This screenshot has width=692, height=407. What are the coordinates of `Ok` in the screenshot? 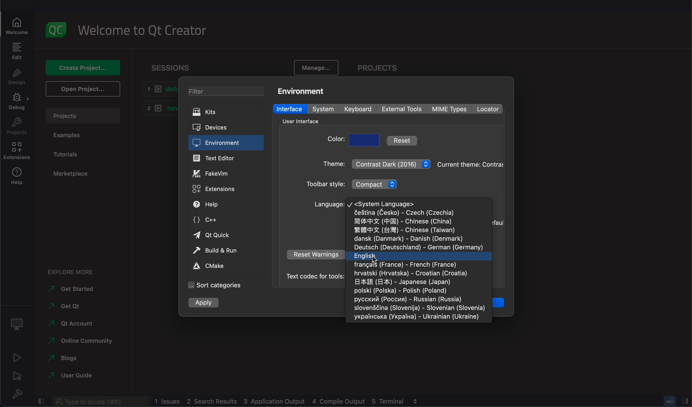 It's located at (504, 304).